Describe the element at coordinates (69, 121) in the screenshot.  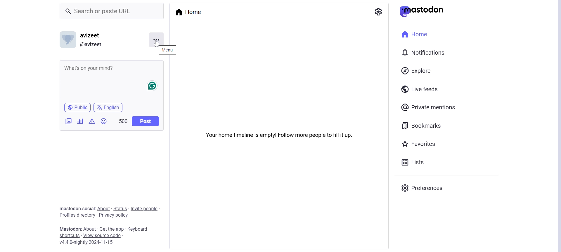
I see `Add Images` at that location.